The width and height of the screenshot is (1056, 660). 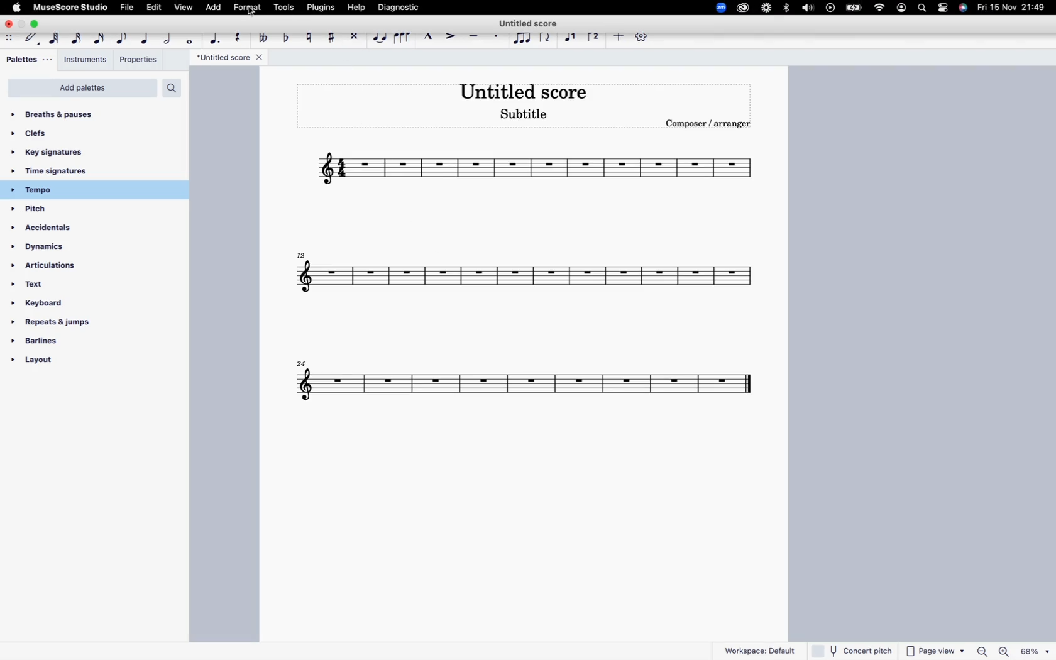 What do you see at coordinates (901, 9) in the screenshot?
I see `profile` at bounding box center [901, 9].